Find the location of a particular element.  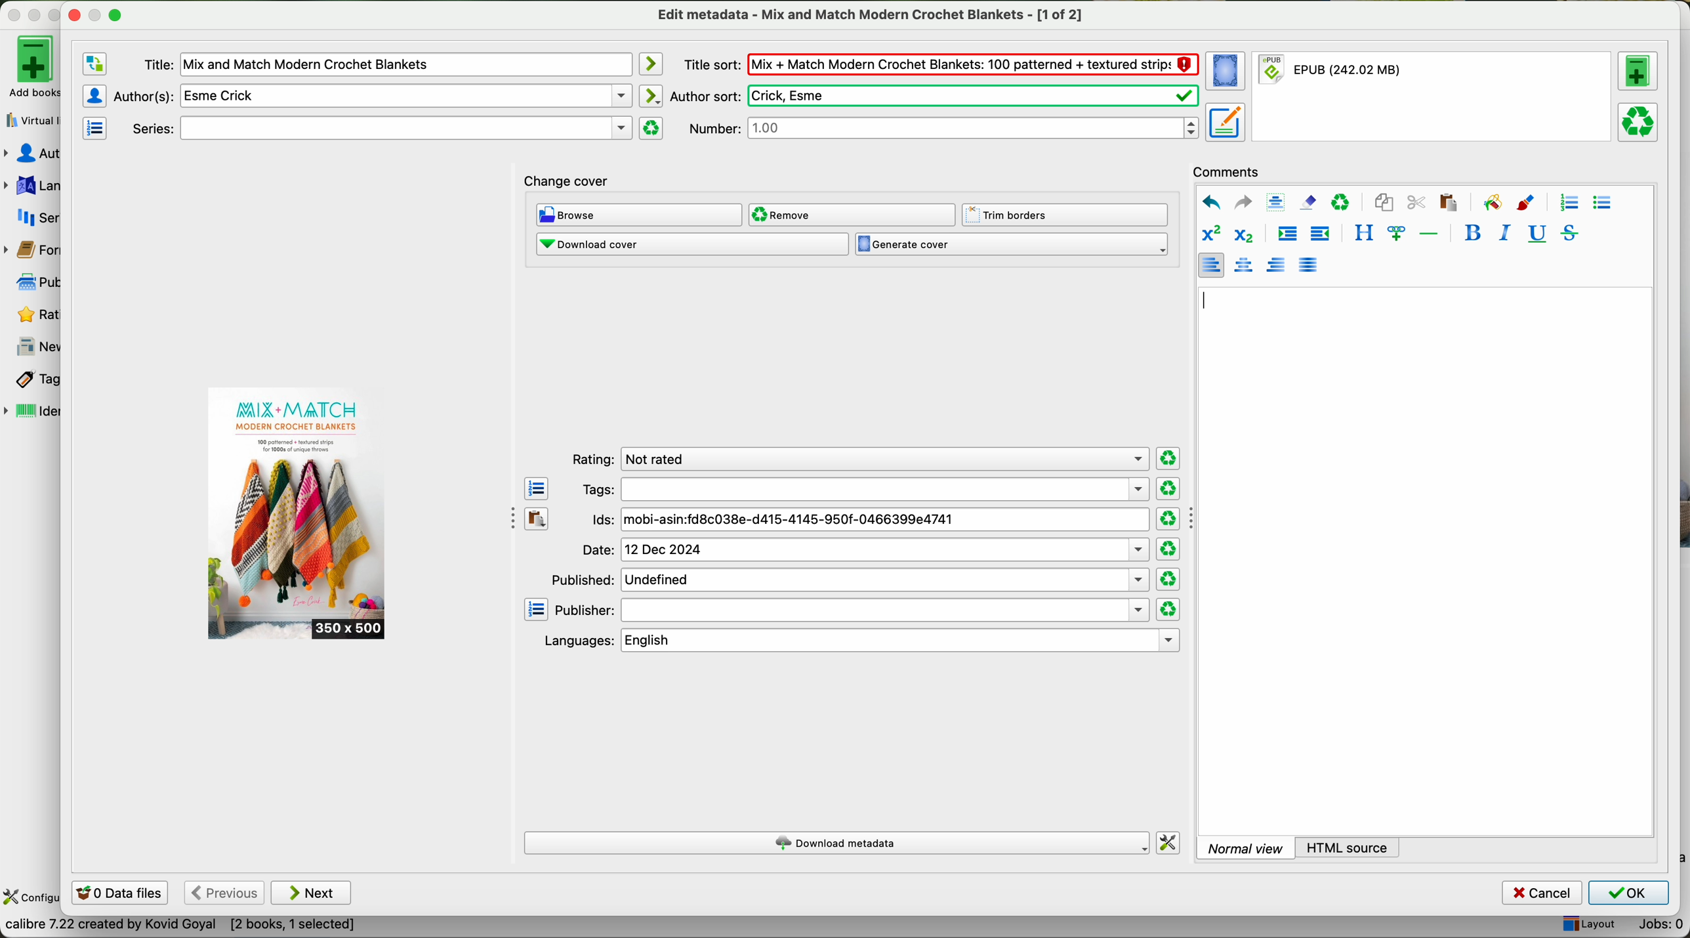

align right is located at coordinates (1277, 264).